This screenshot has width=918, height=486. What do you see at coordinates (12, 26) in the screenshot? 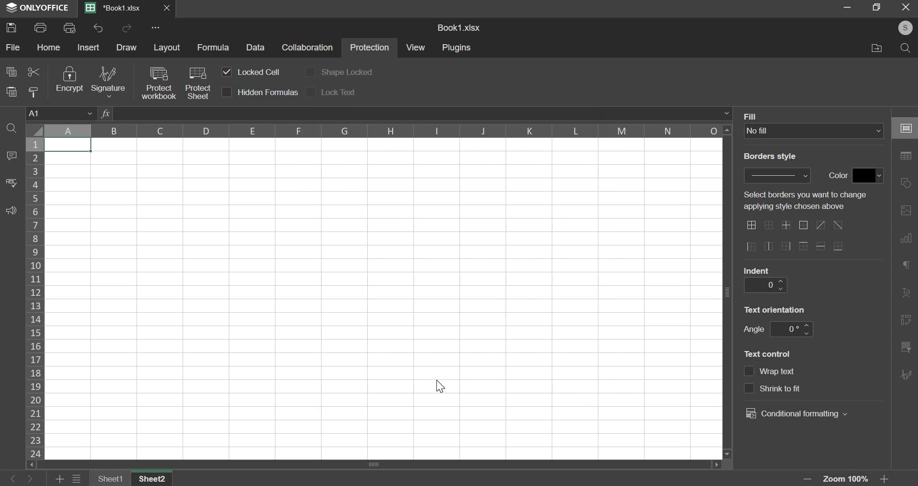
I see `save` at bounding box center [12, 26].